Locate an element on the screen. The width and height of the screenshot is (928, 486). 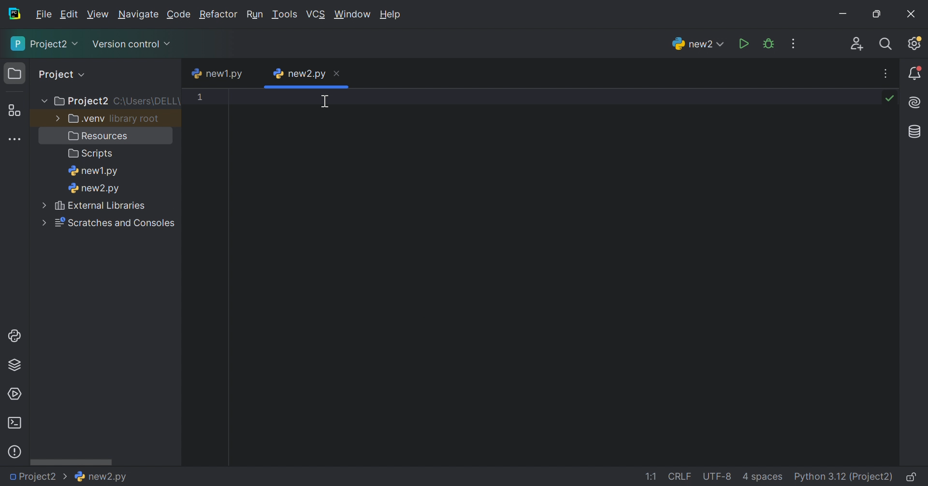
1 is located at coordinates (204, 101).